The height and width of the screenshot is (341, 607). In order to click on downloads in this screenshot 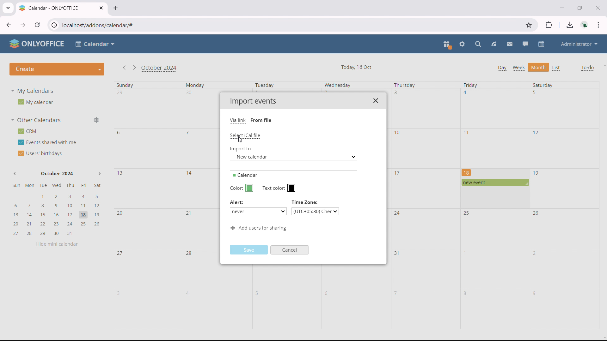, I will do `click(570, 25)`.